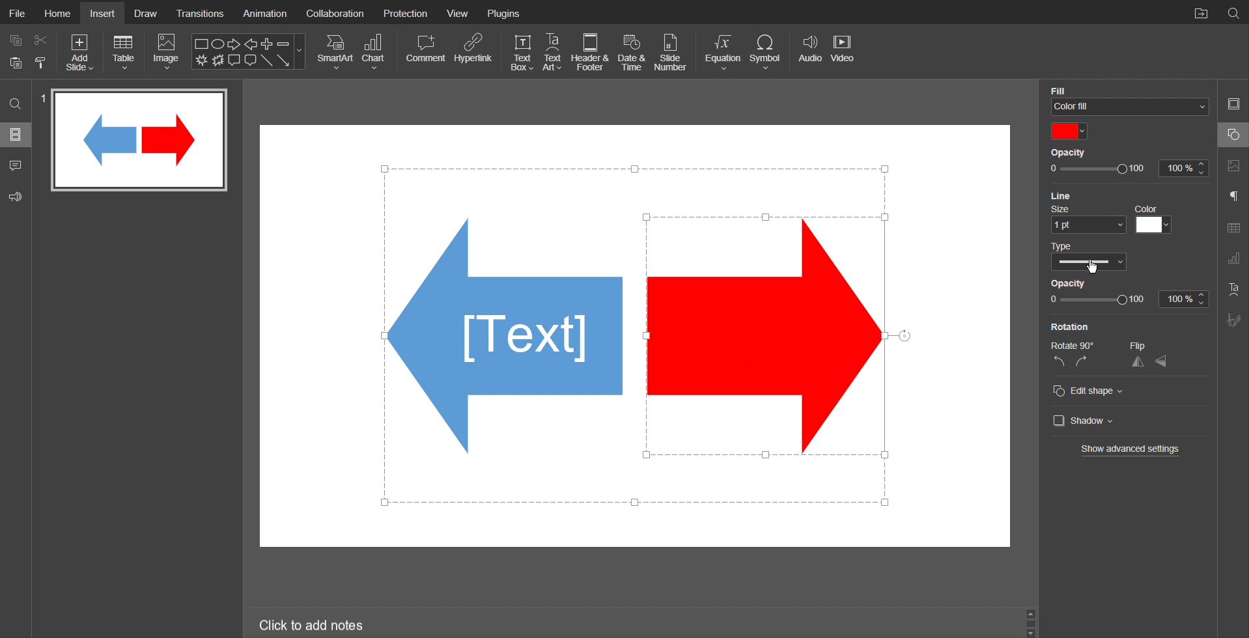 The width and height of the screenshot is (1249, 638). I want to click on cursor, so click(1093, 267).